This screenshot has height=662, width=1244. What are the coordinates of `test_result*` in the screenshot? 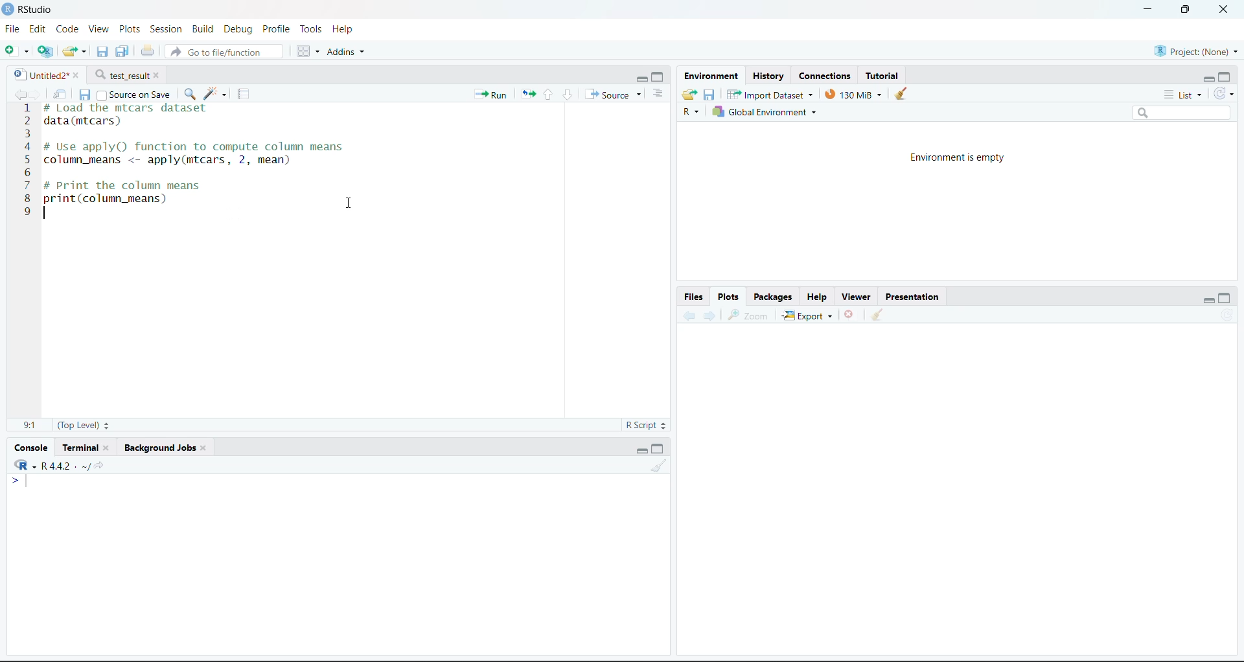 It's located at (130, 74).